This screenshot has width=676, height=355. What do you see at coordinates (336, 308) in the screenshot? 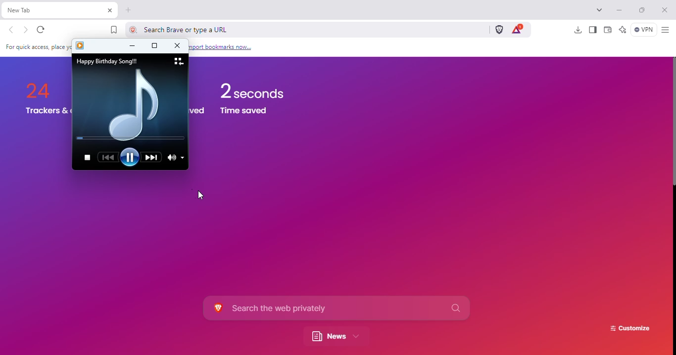
I see `search the web privately` at bounding box center [336, 308].